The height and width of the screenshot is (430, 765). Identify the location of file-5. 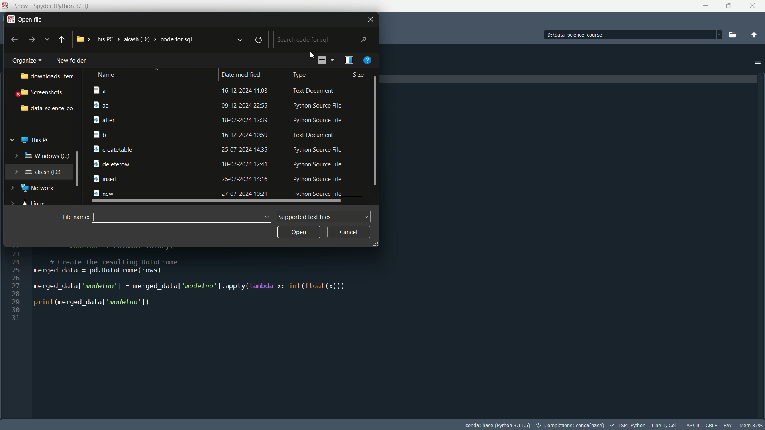
(218, 148).